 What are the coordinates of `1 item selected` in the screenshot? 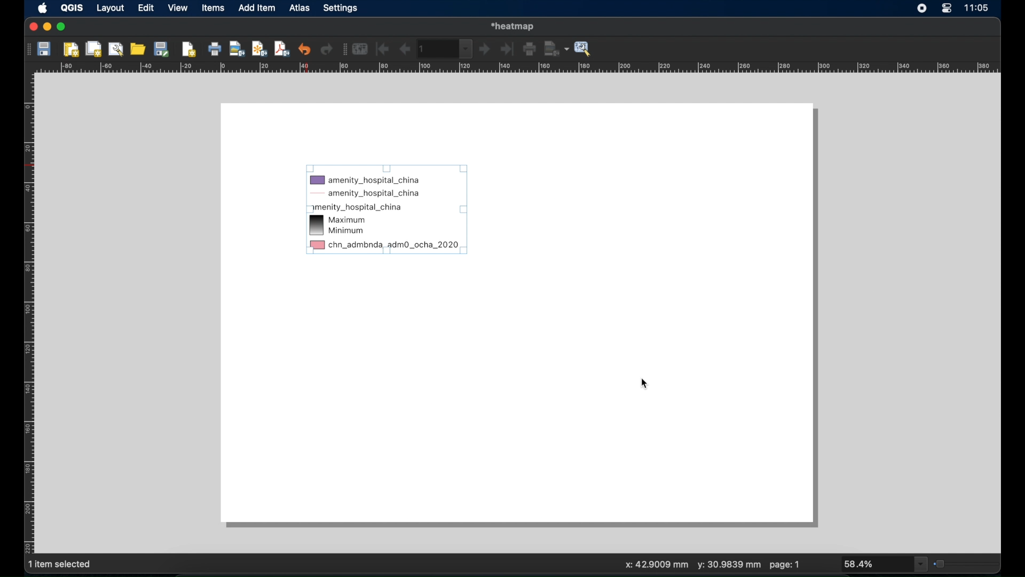 It's located at (60, 564).